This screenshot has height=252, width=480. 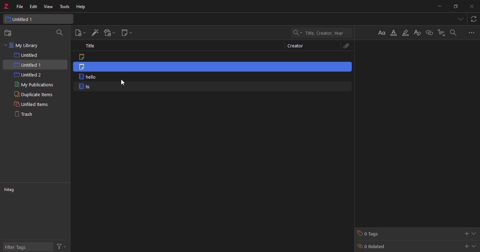 What do you see at coordinates (127, 33) in the screenshot?
I see `new note` at bounding box center [127, 33].